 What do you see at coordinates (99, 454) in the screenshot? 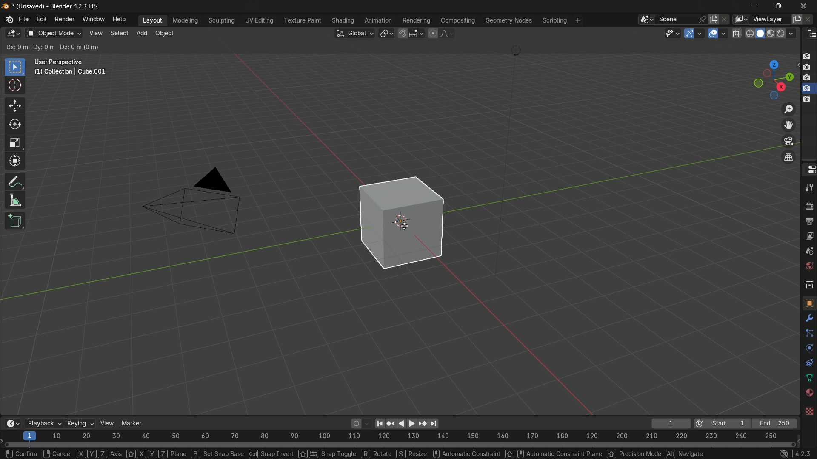
I see `XYZ AXIS ` at bounding box center [99, 454].